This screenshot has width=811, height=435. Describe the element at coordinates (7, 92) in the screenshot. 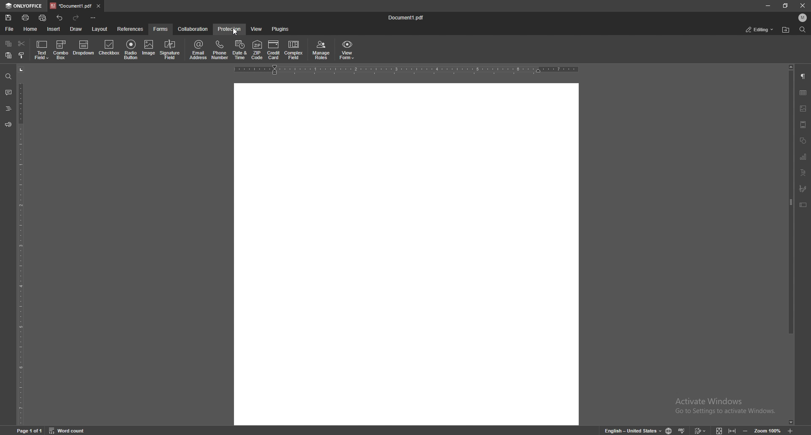

I see `comment` at that location.